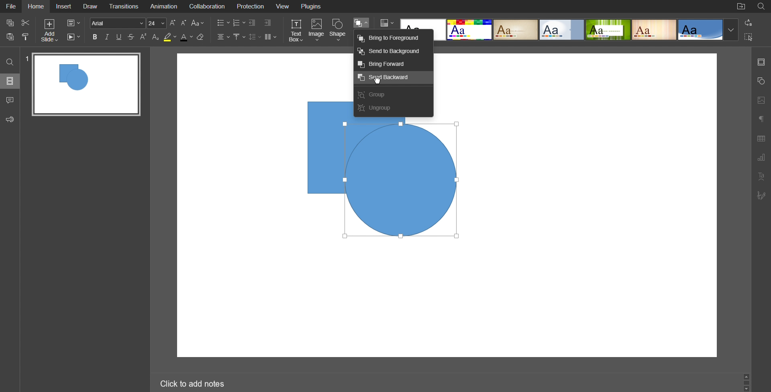 This screenshot has height=392, width=771. Describe the element at coordinates (119, 37) in the screenshot. I see `Underline` at that location.